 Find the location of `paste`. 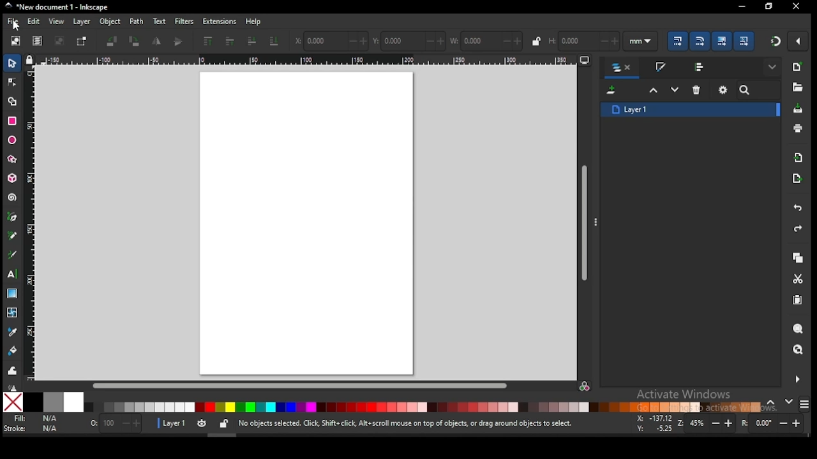

paste is located at coordinates (800, 302).